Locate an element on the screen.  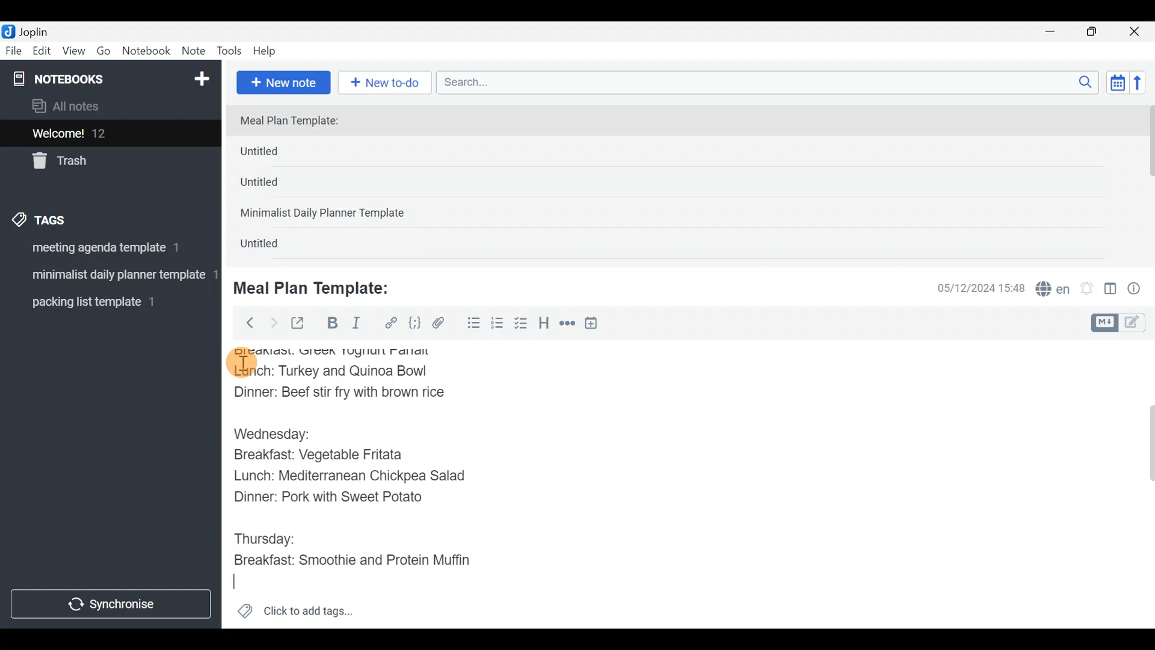
Set alarm is located at coordinates (1088, 289).